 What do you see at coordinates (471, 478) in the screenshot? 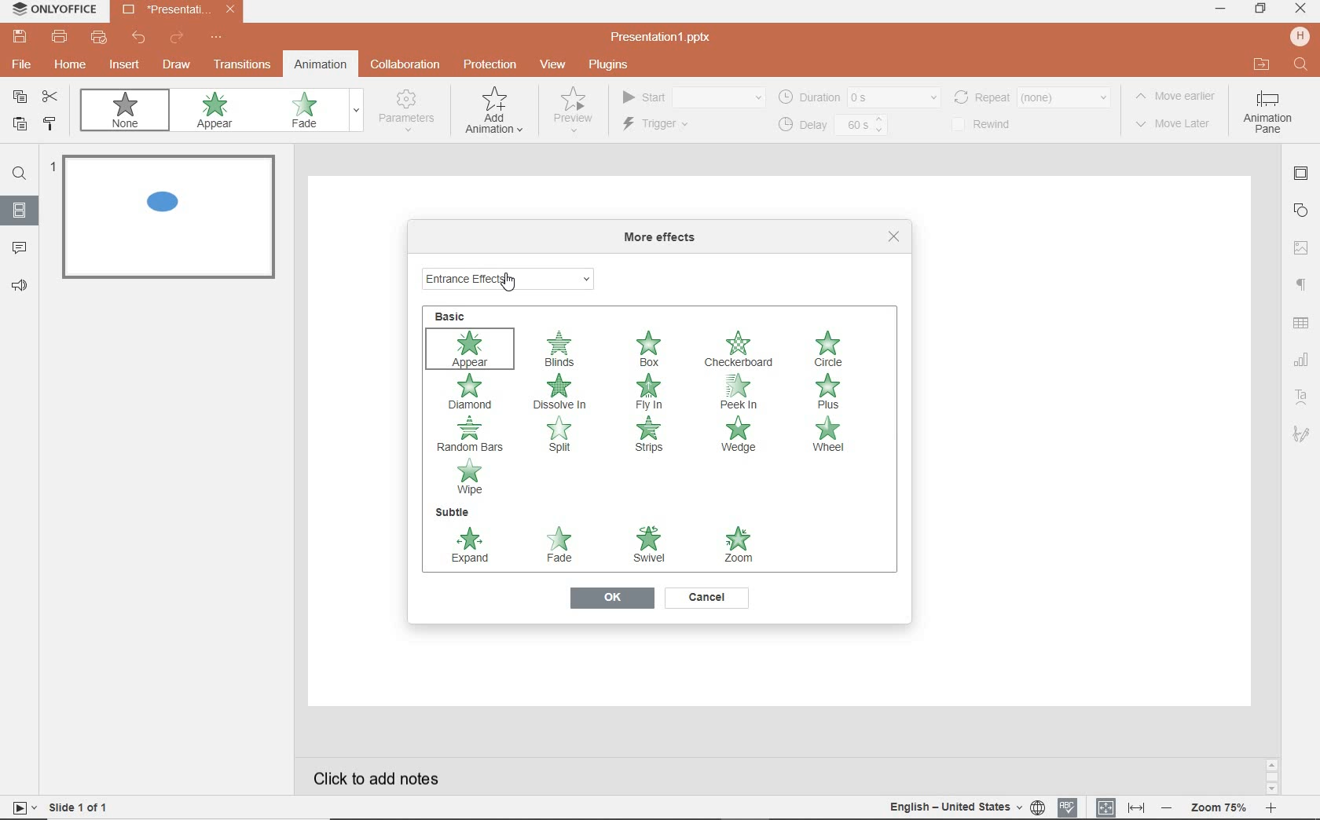
I see `WIPE` at bounding box center [471, 478].